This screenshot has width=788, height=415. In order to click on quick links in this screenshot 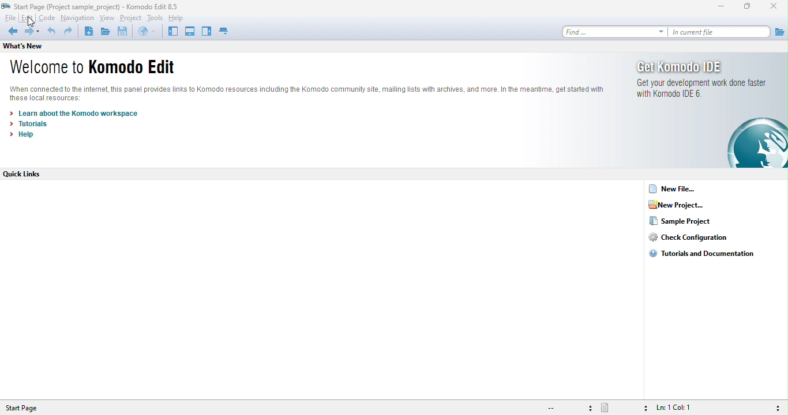, I will do `click(34, 173)`.